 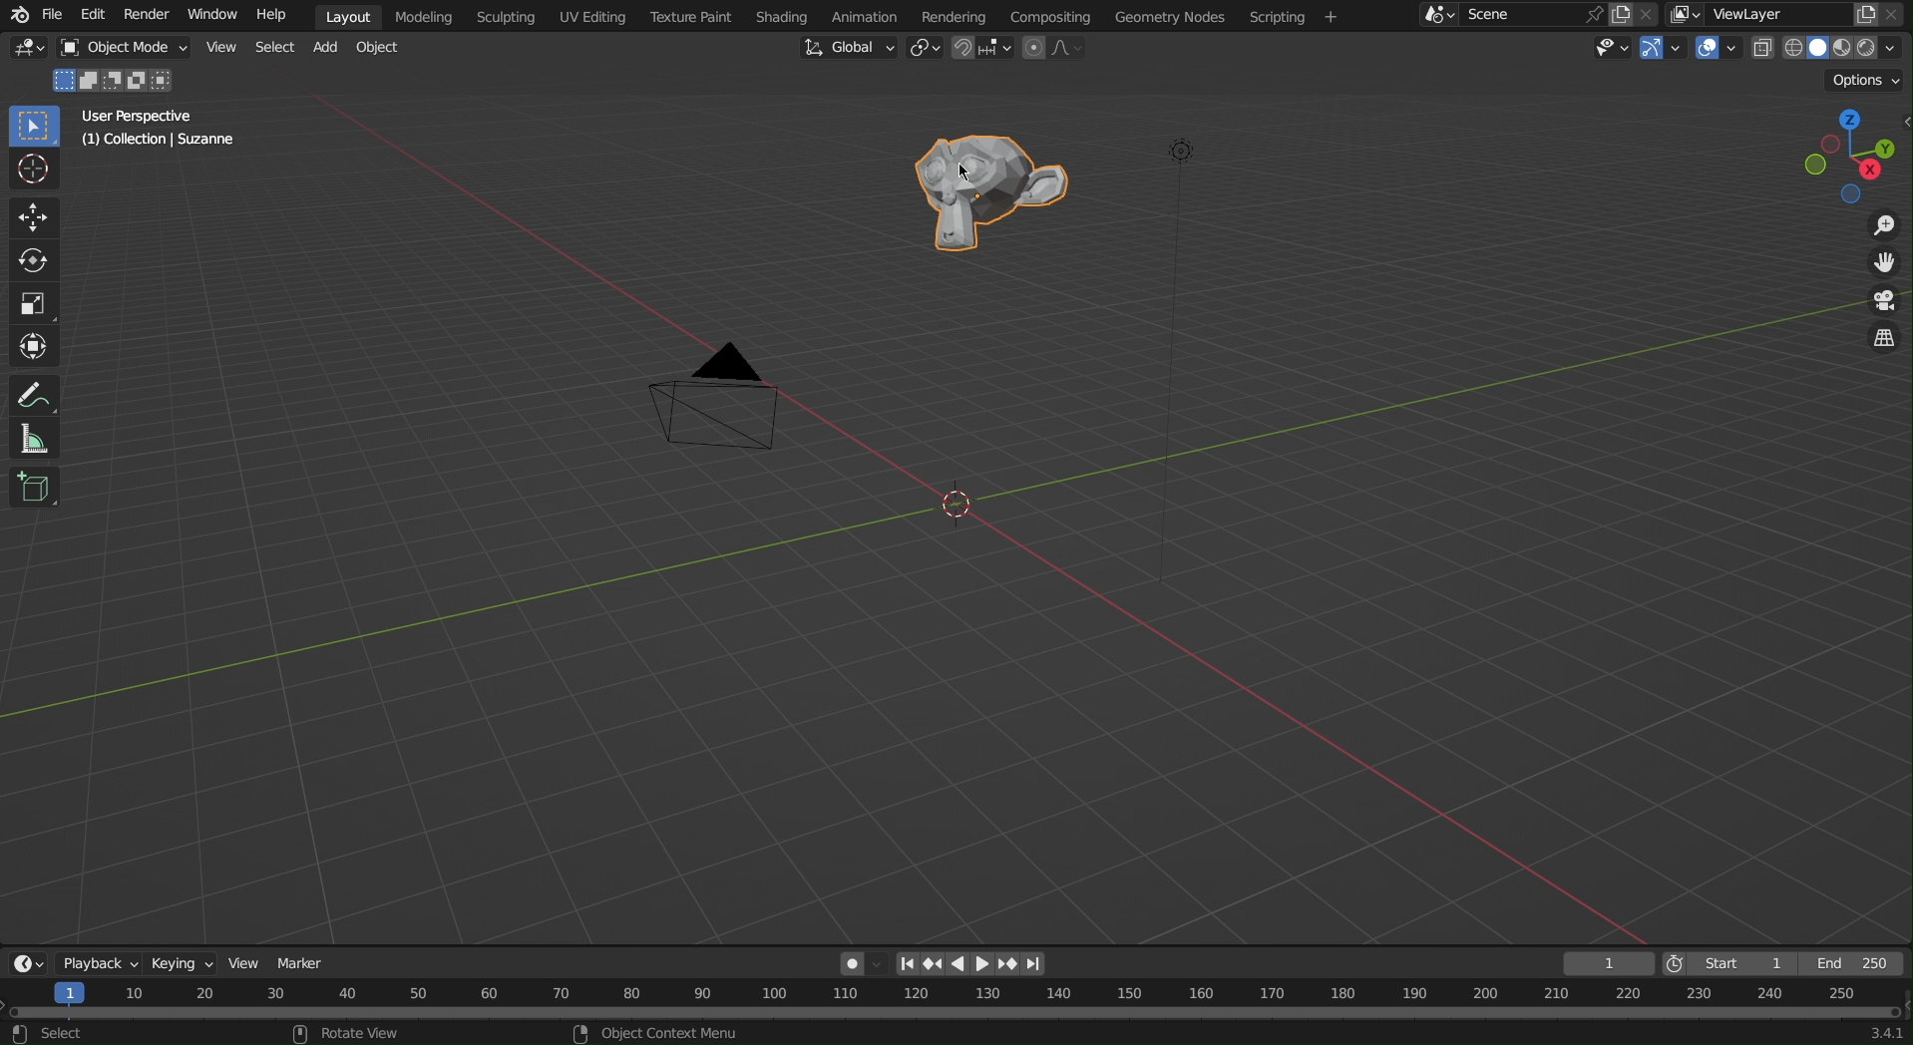 I want to click on previous, so click(x=941, y=963).